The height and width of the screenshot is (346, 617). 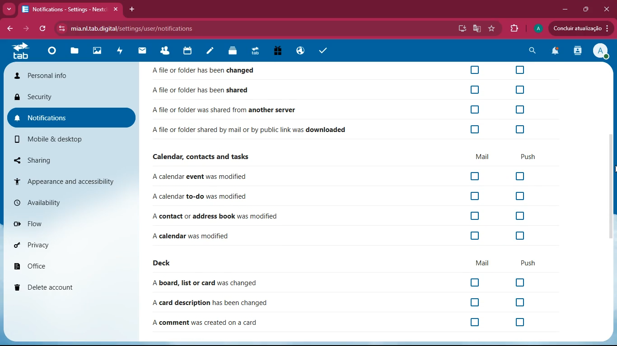 What do you see at coordinates (279, 51) in the screenshot?
I see `gift` at bounding box center [279, 51].